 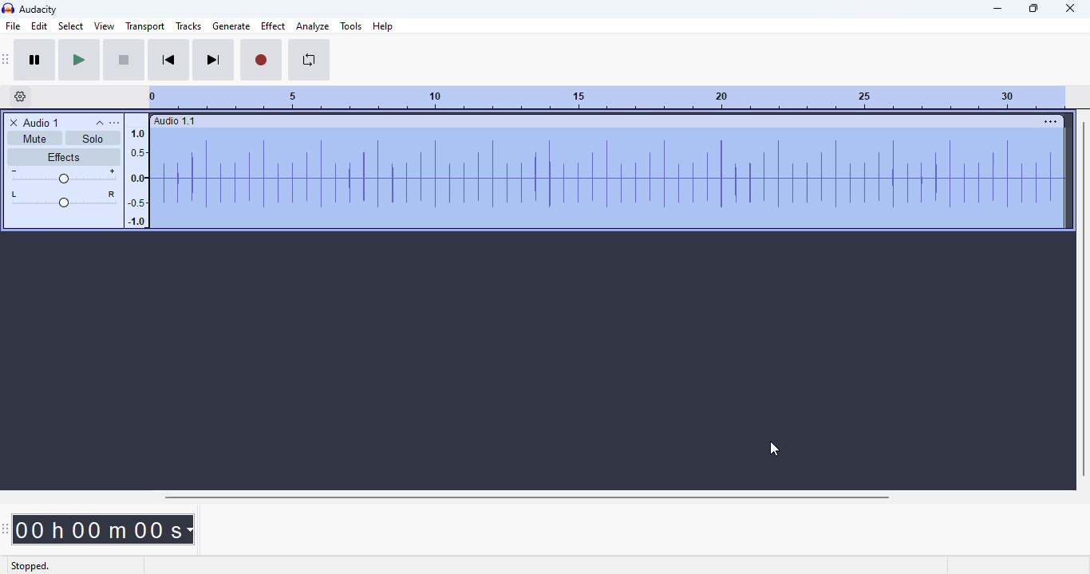 What do you see at coordinates (313, 26) in the screenshot?
I see `analyze` at bounding box center [313, 26].